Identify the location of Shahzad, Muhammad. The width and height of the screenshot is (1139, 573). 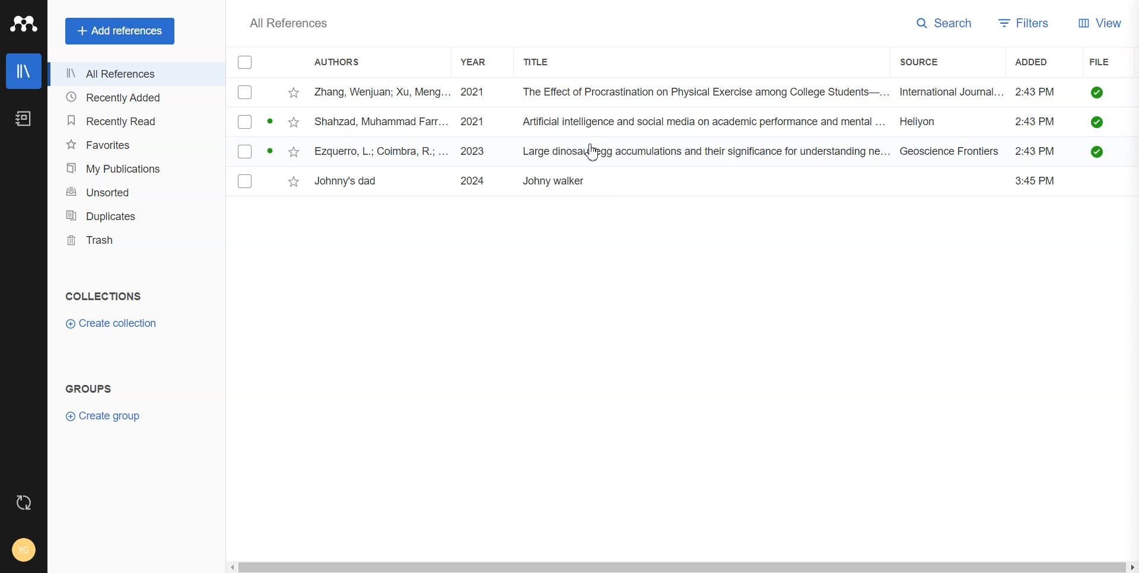
(383, 122).